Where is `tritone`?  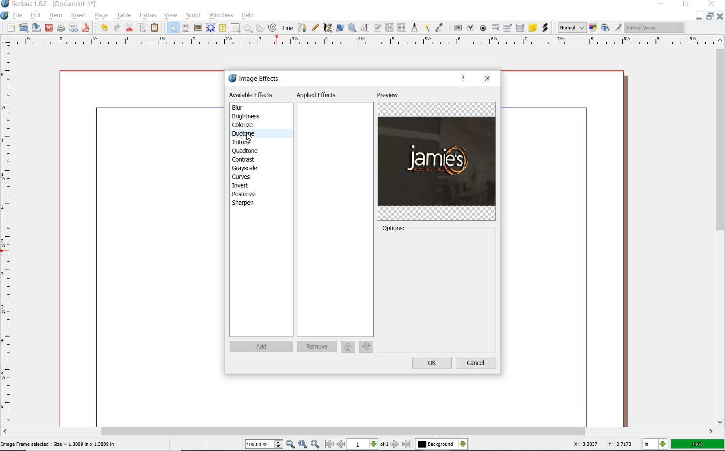 tritone is located at coordinates (243, 142).